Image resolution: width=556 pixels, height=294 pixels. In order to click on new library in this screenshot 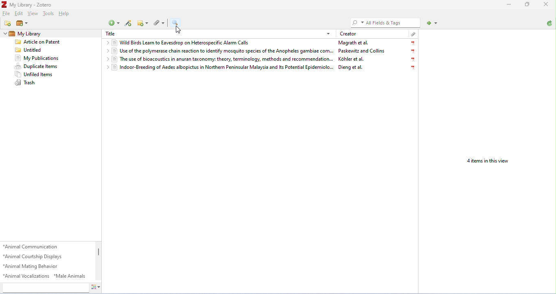, I will do `click(23, 24)`.